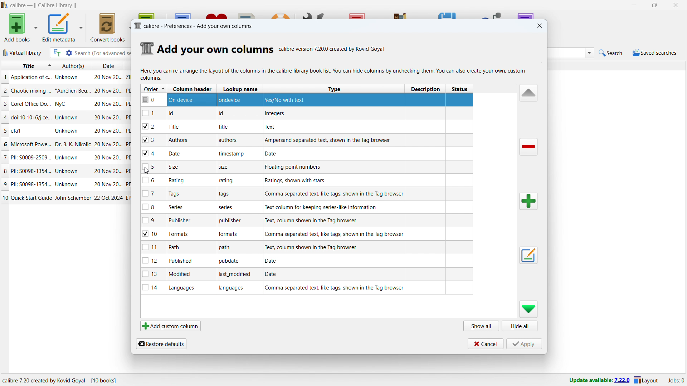 This screenshot has height=386, width=687. What do you see at coordinates (676, 5) in the screenshot?
I see `close` at bounding box center [676, 5].